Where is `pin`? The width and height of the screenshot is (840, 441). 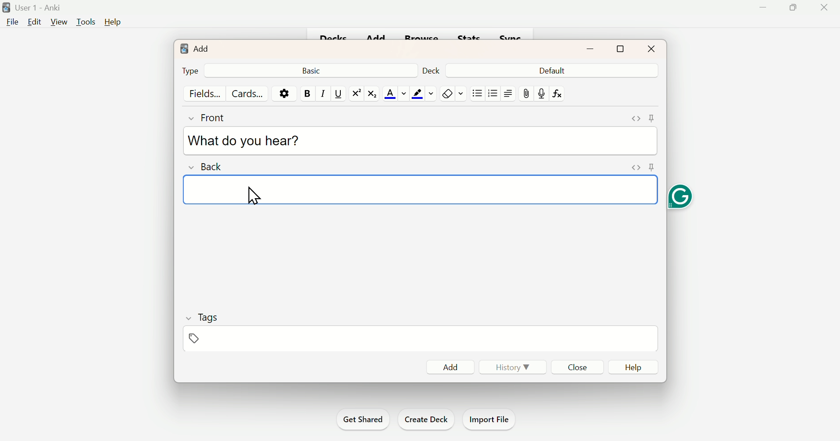 pin is located at coordinates (525, 93).